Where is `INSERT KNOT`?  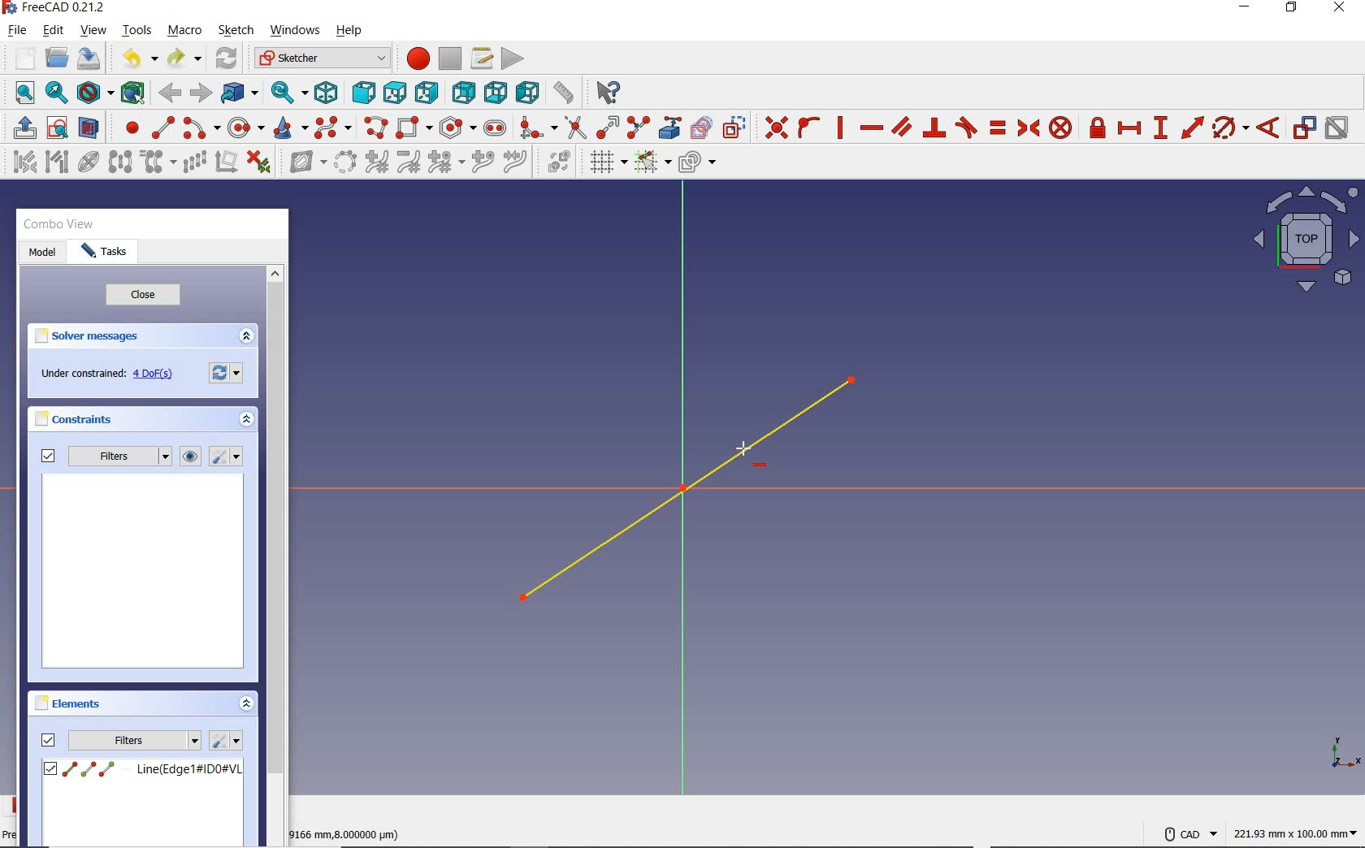
INSERT KNOT is located at coordinates (480, 163).